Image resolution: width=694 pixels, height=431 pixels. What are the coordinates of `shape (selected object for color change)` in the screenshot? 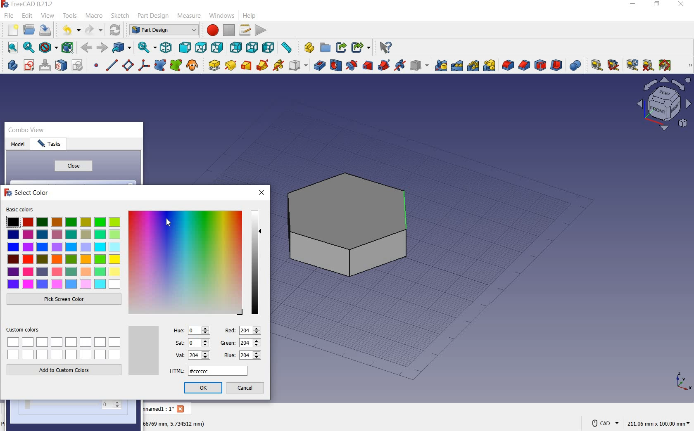 It's located at (343, 224).